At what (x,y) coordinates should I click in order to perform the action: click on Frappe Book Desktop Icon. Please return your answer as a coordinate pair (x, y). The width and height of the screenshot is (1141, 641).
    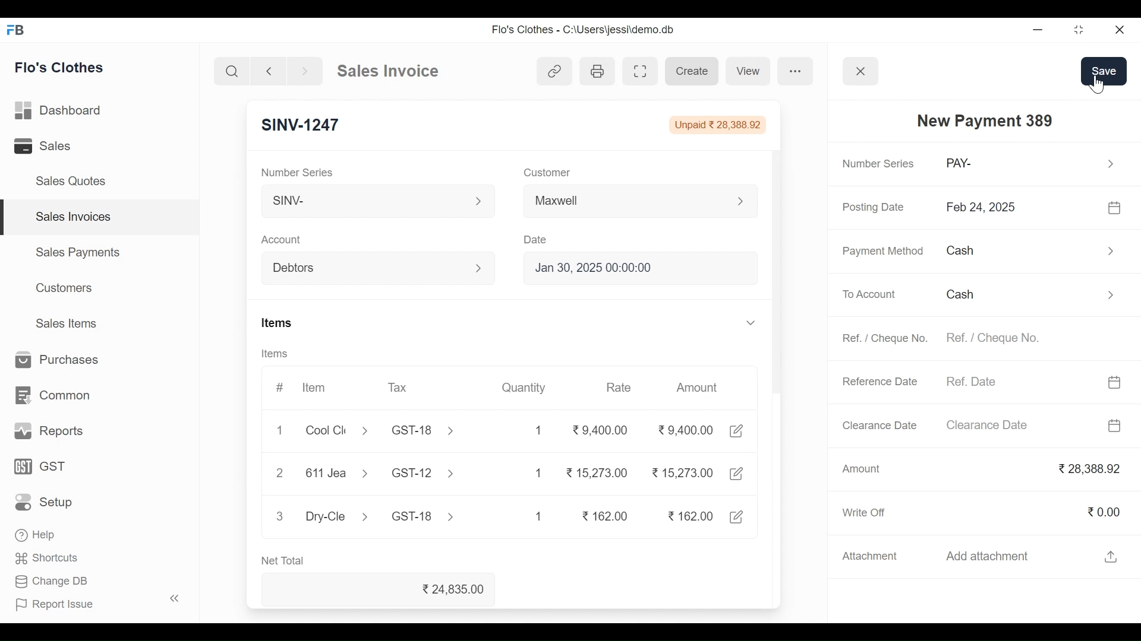
    Looking at the image, I should click on (20, 30).